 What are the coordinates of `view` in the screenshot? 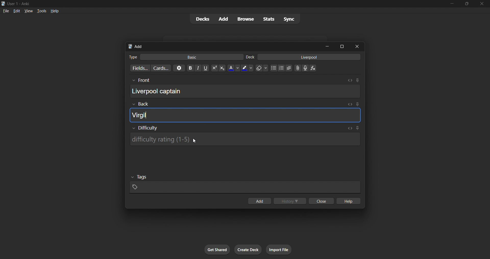 It's located at (29, 11).